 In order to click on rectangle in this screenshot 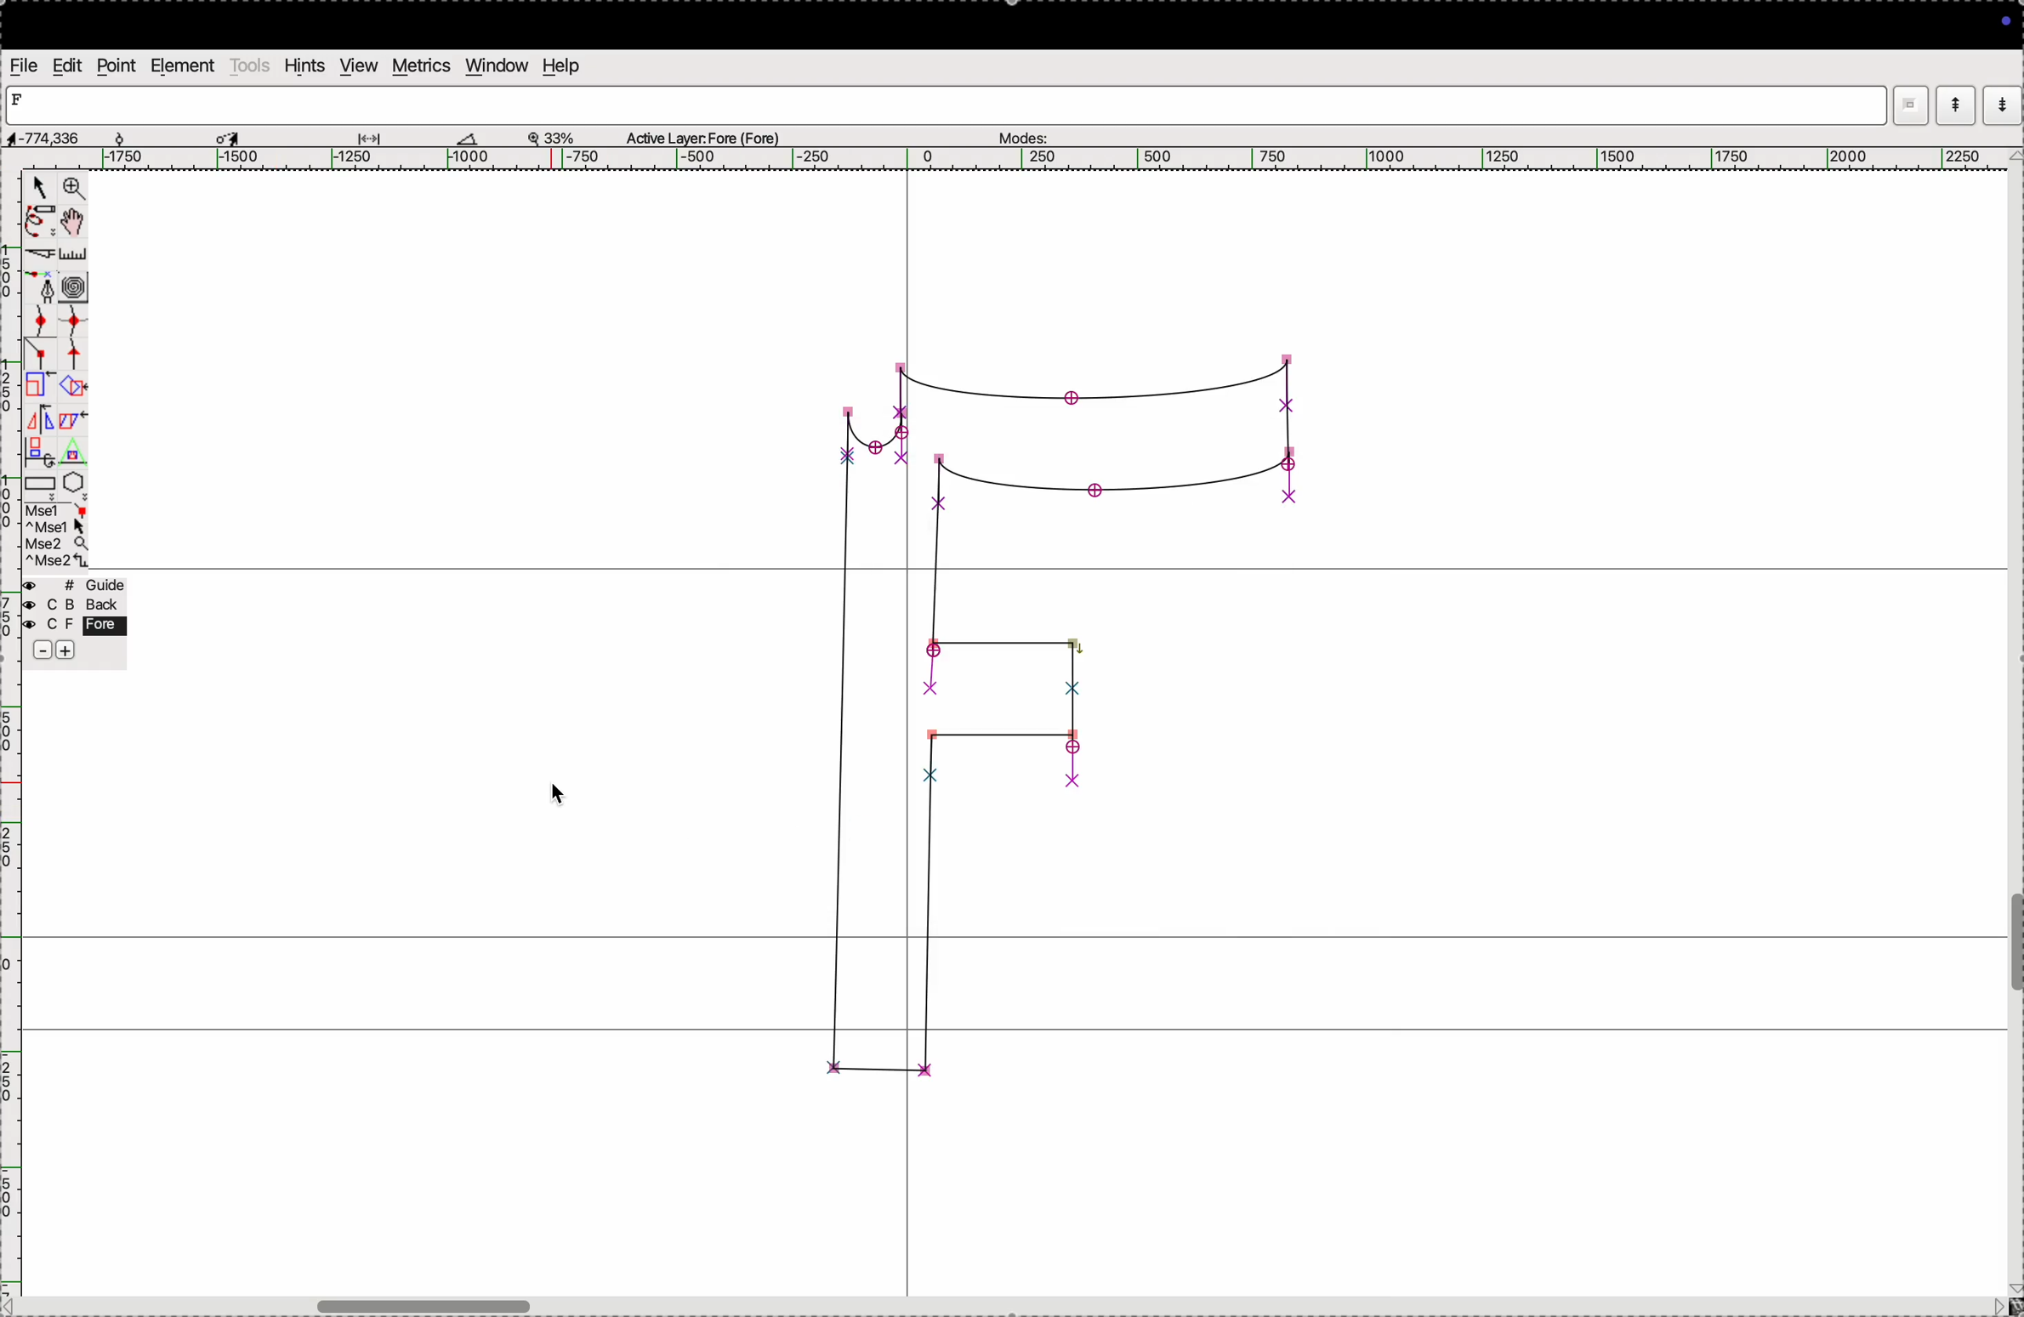, I will do `click(40, 486)`.